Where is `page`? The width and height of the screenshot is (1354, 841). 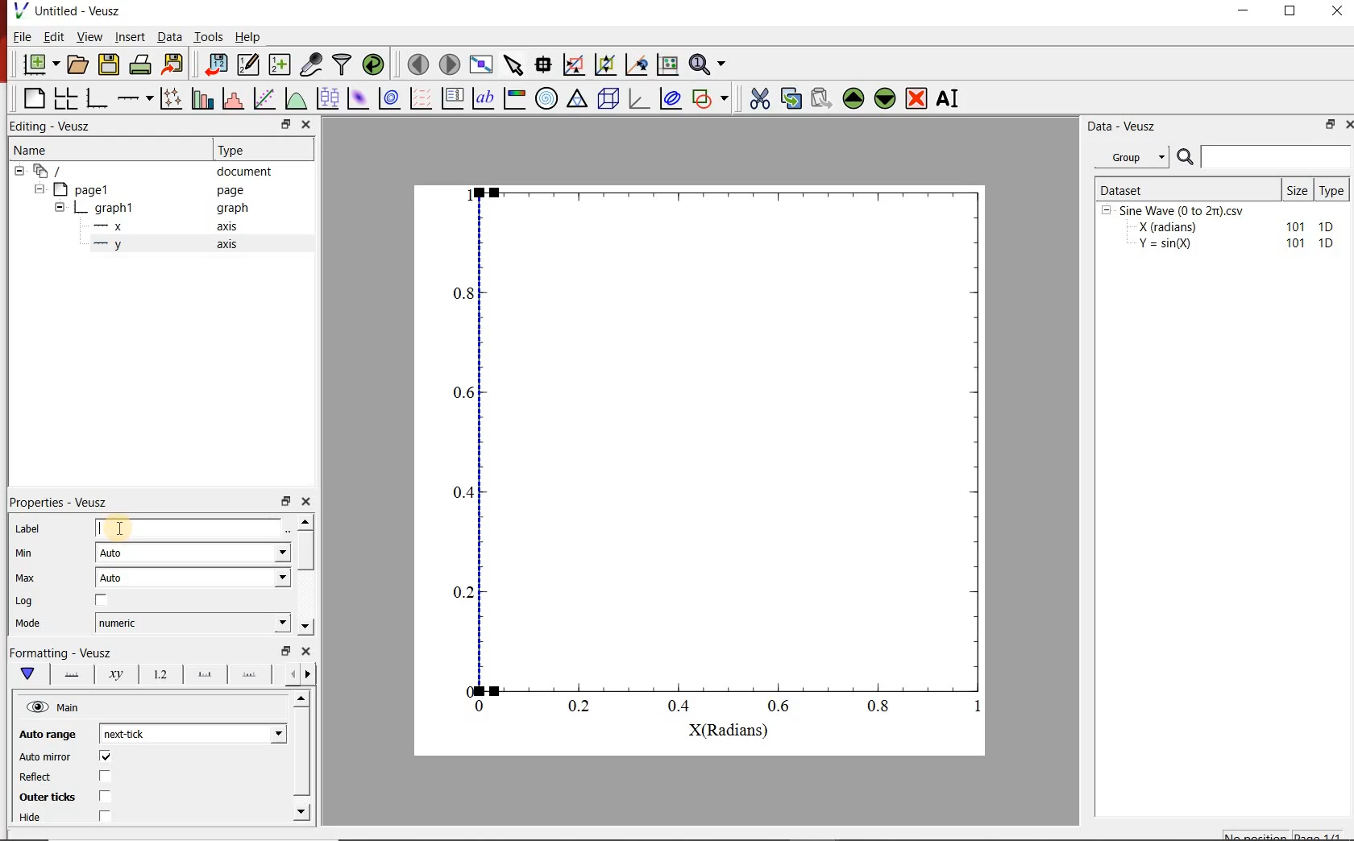
page is located at coordinates (231, 191).